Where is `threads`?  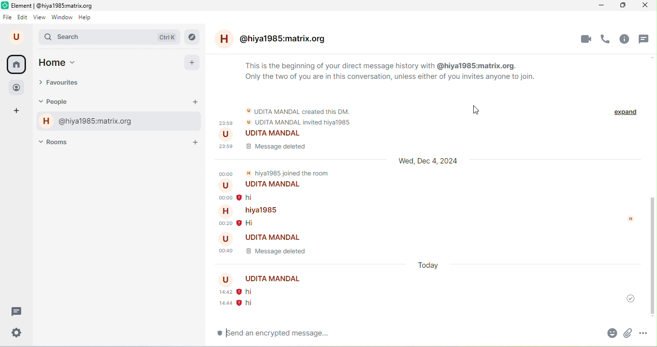 threads is located at coordinates (645, 39).